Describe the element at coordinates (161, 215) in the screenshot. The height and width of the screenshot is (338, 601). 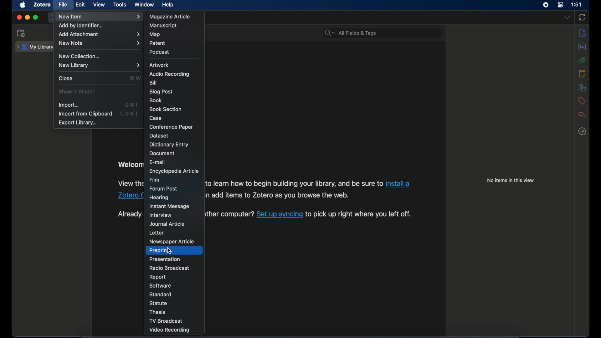
I see `interview` at that location.